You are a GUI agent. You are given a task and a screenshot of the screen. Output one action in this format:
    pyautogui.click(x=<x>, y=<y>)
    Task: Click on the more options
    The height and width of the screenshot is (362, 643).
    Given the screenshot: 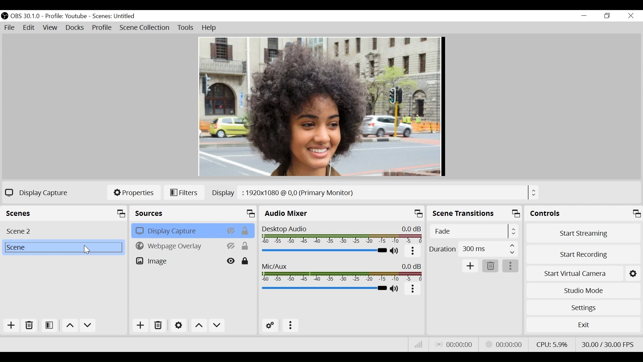 What is the action you would take?
    pyautogui.click(x=289, y=325)
    